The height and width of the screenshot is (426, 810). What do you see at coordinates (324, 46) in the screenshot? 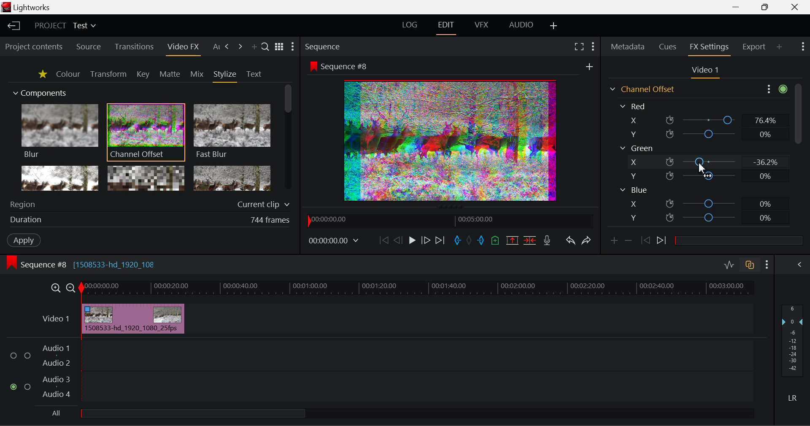
I see `Sequence Preview Section` at bounding box center [324, 46].